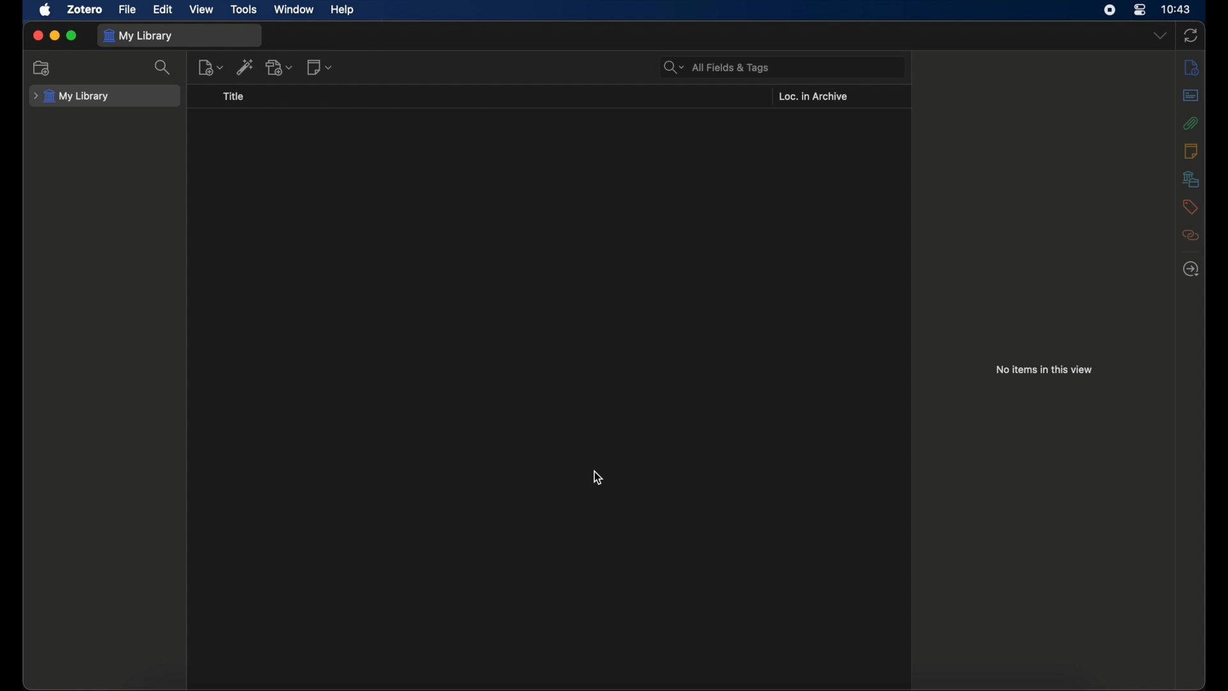  Describe the element at coordinates (1190, 95) in the screenshot. I see `abstract` at that location.